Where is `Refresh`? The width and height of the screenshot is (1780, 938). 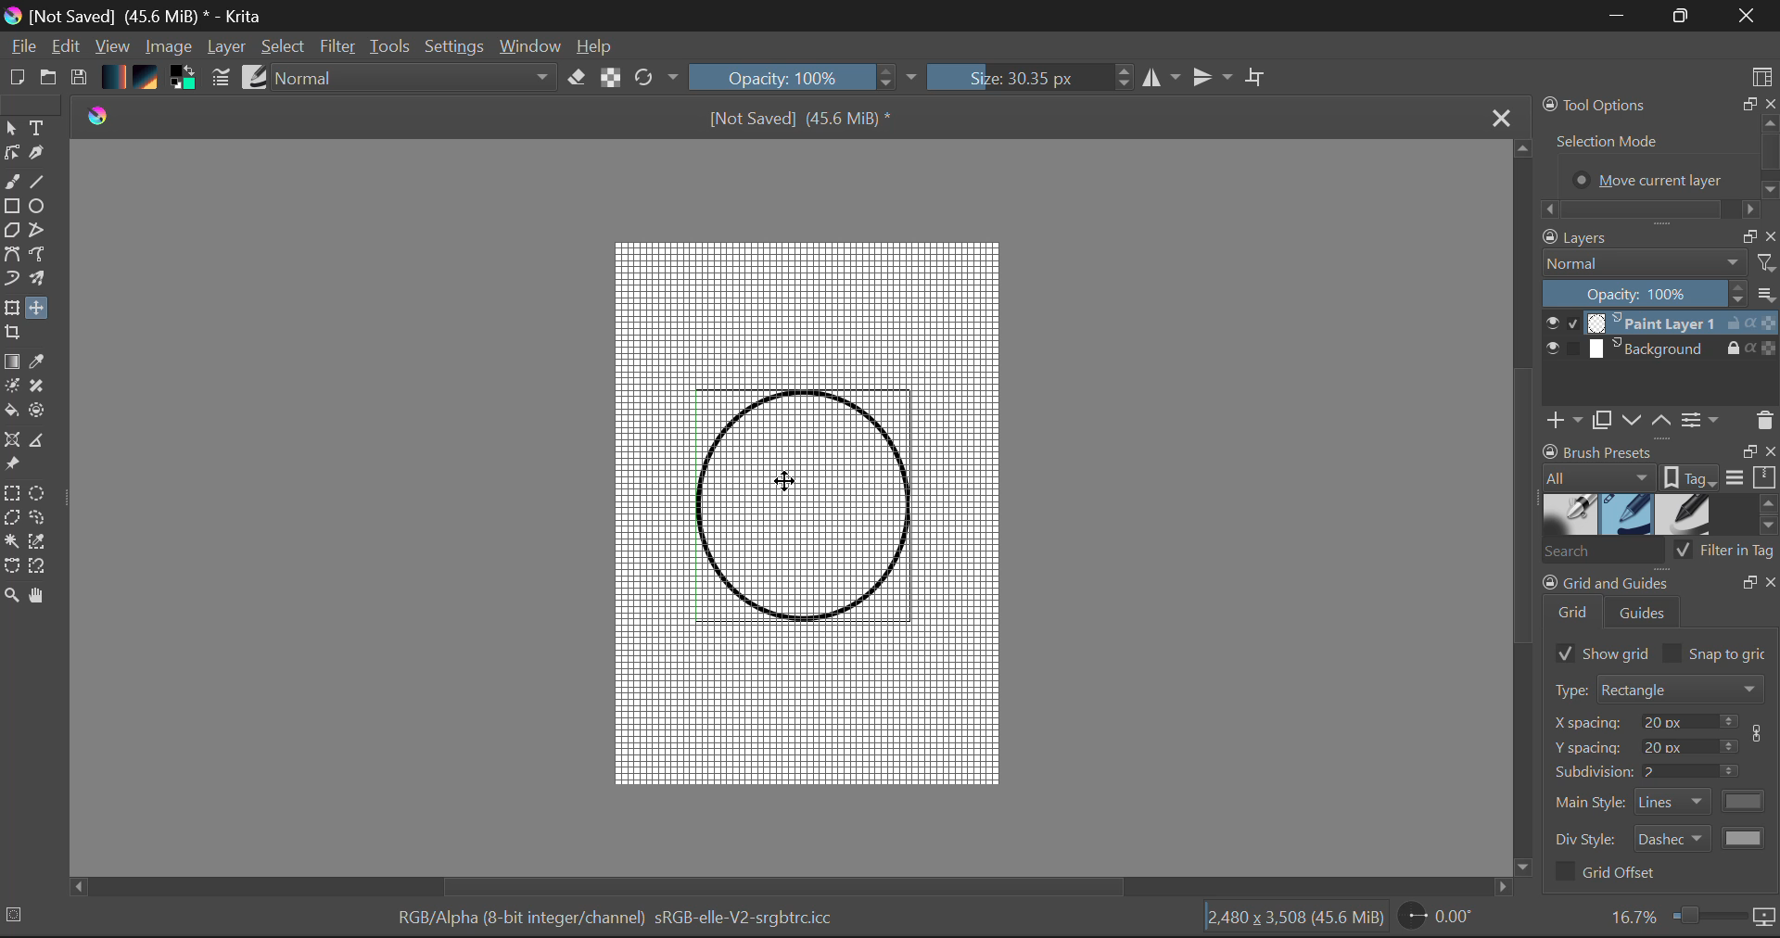 Refresh is located at coordinates (655, 80).